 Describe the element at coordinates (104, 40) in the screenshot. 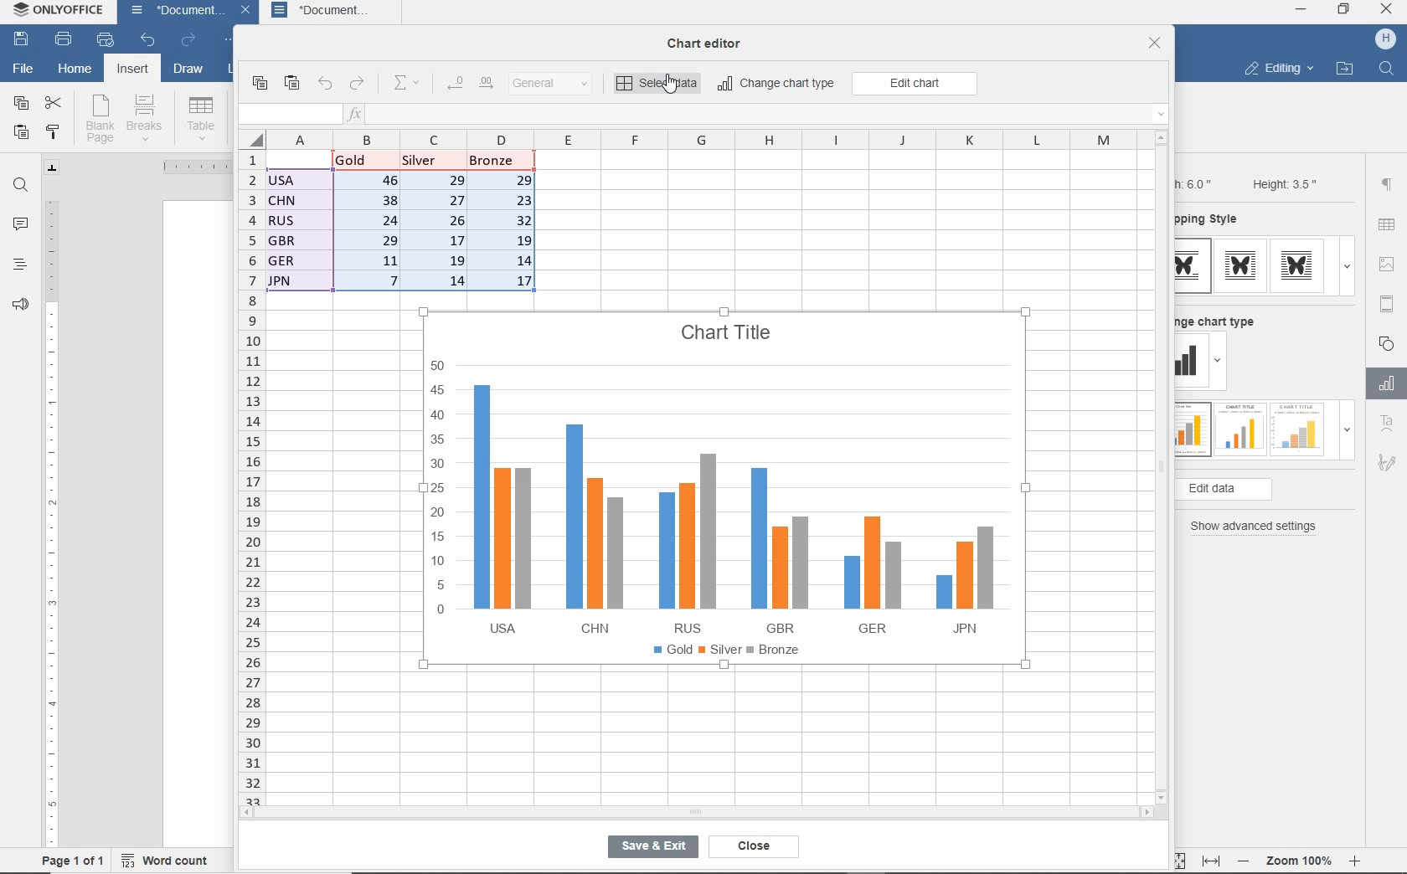

I see `quick print` at that location.